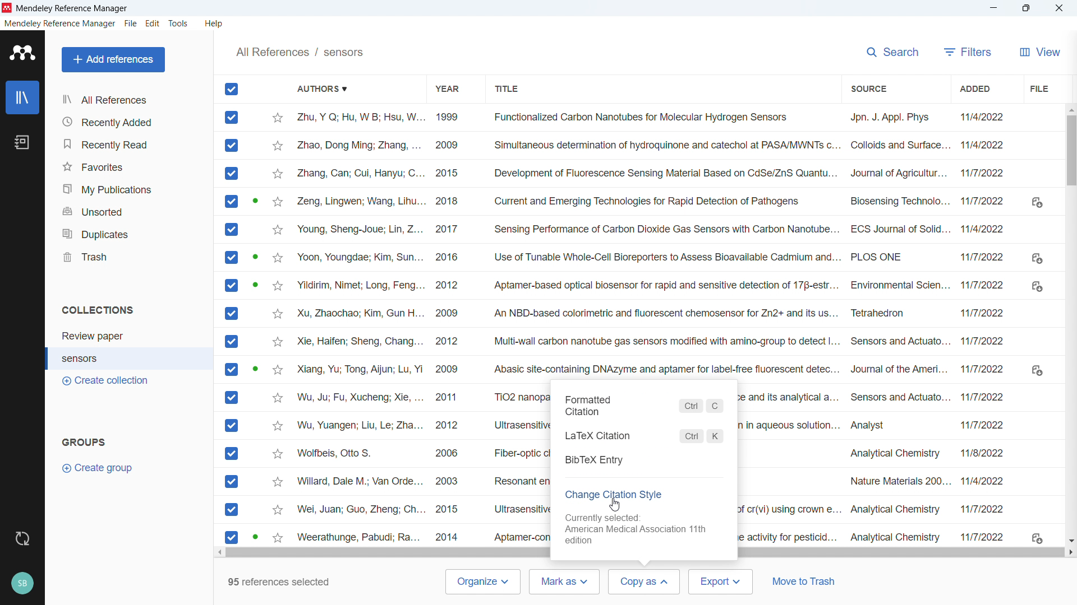  I want to click on profile, so click(22, 584).